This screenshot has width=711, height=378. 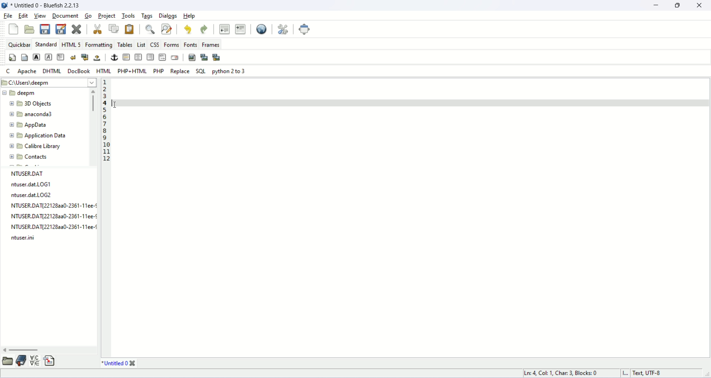 What do you see at coordinates (35, 114) in the screenshot?
I see `folder name` at bounding box center [35, 114].